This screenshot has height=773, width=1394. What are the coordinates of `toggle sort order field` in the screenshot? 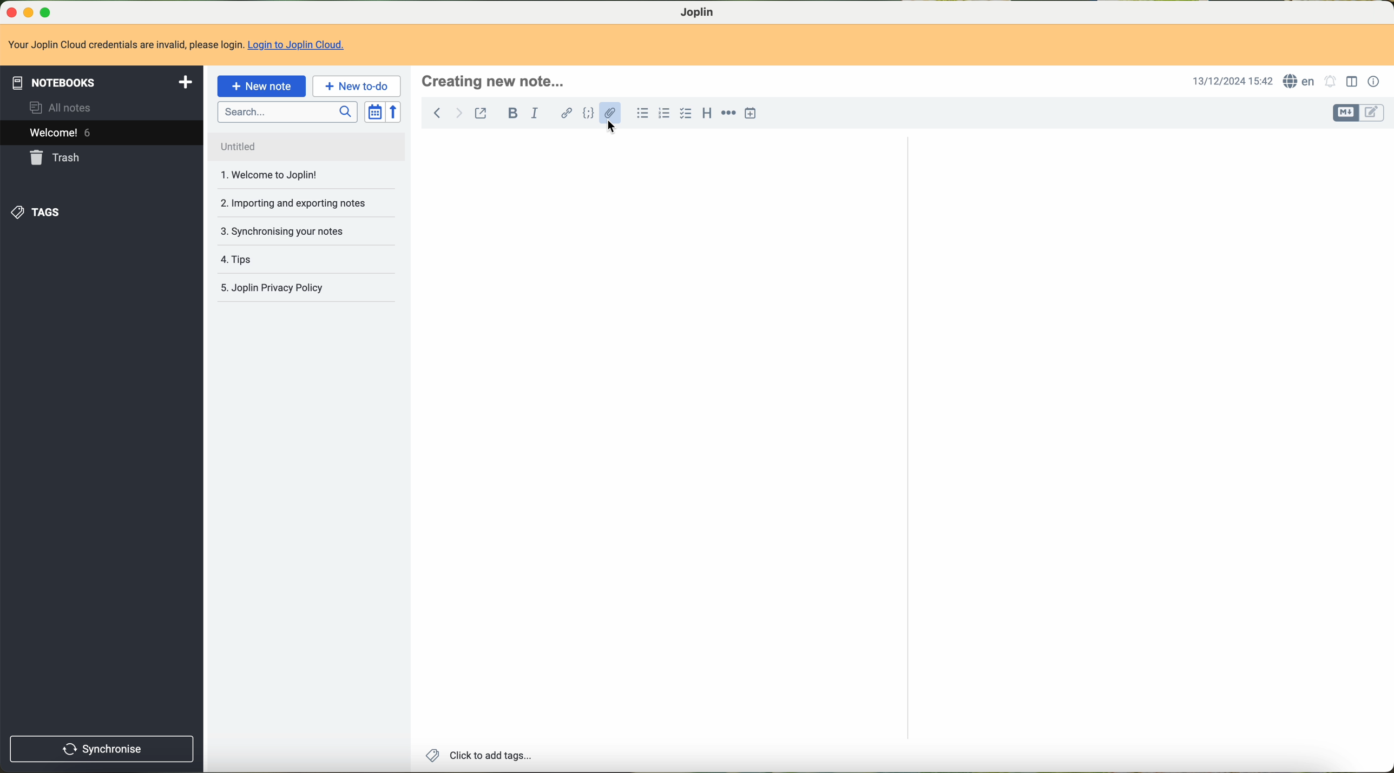 It's located at (373, 112).